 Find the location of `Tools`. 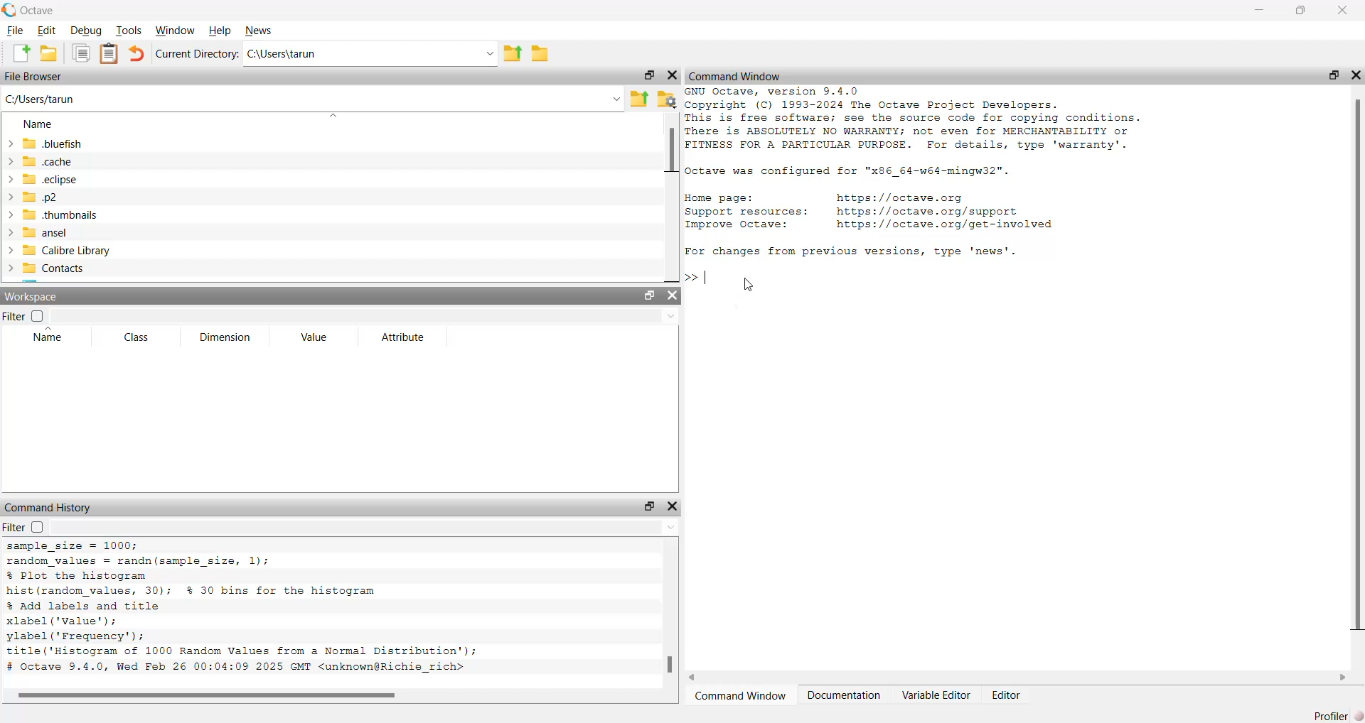

Tools is located at coordinates (127, 30).